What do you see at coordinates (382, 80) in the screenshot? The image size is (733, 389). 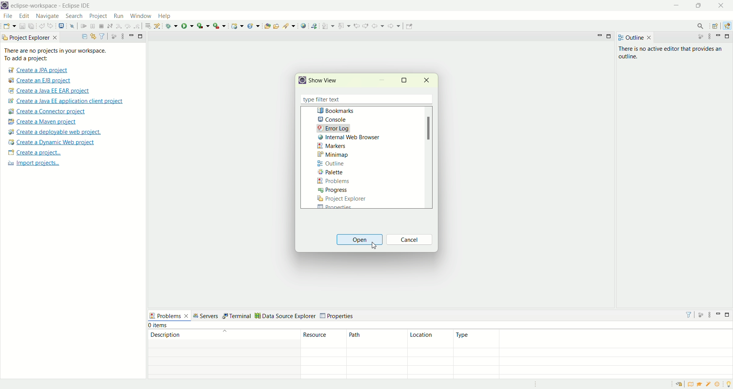 I see `minimize` at bounding box center [382, 80].